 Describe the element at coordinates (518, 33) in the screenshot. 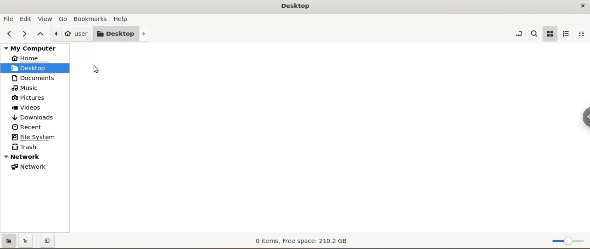

I see `toggle location entry` at that location.